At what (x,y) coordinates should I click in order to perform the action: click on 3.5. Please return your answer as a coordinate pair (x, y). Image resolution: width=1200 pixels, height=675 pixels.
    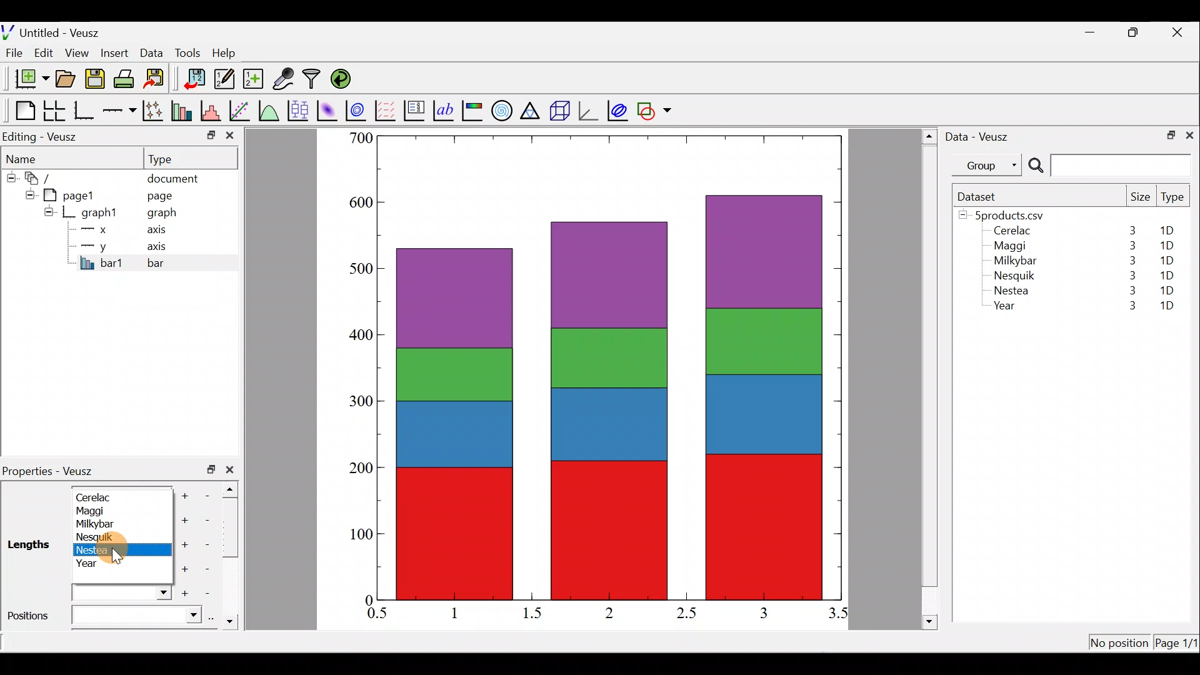
    Looking at the image, I should click on (839, 616).